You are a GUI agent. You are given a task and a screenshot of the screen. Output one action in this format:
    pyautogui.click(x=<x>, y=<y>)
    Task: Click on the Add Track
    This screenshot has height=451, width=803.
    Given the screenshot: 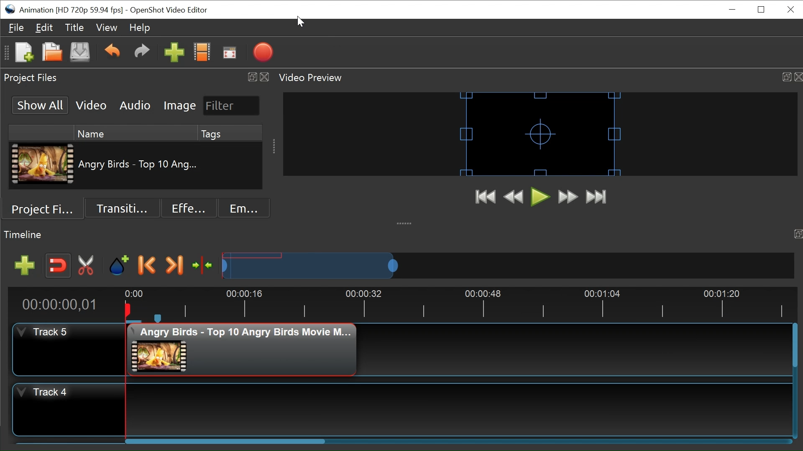 What is the action you would take?
    pyautogui.click(x=26, y=266)
    